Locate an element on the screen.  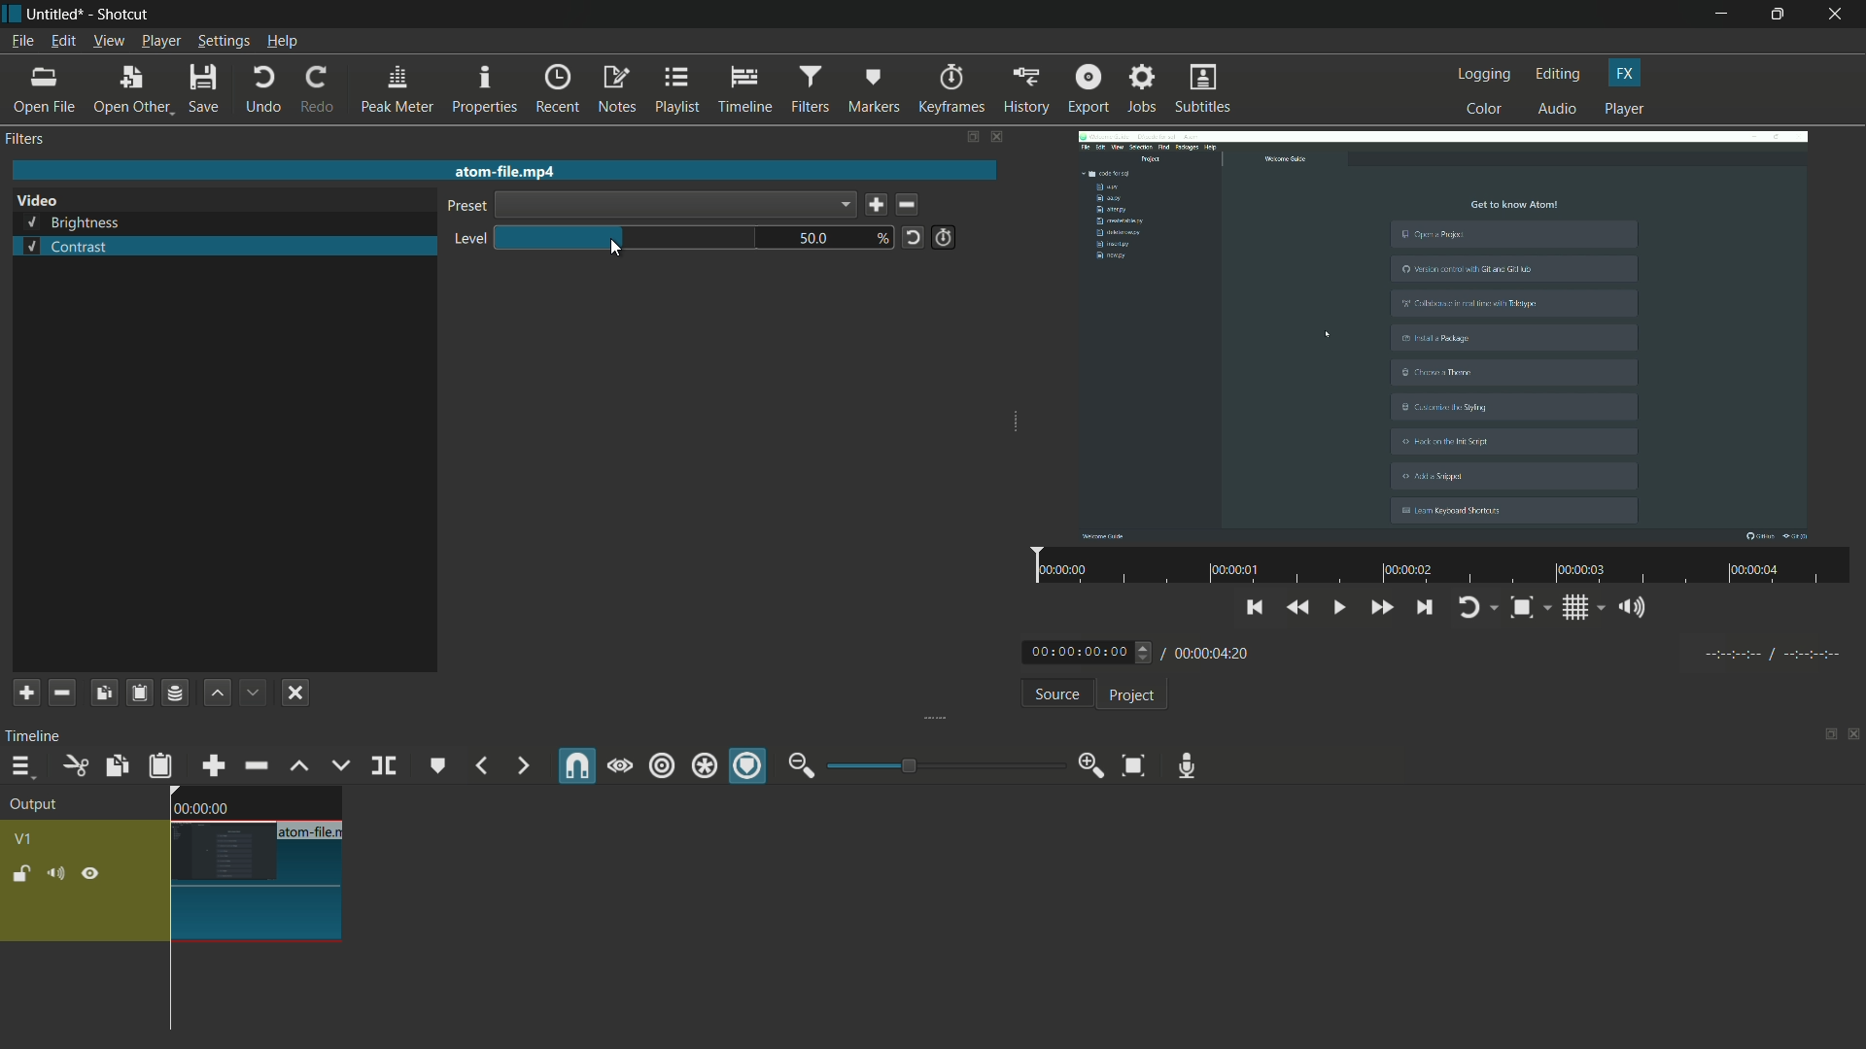
toggle grid system is located at coordinates (1585, 611).